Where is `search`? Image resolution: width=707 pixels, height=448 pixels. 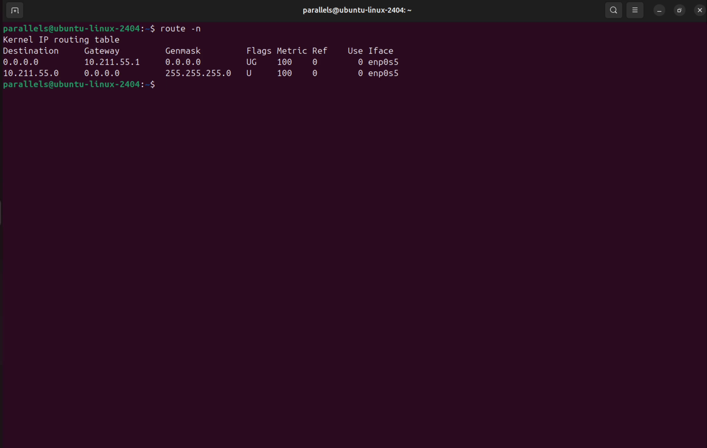
search is located at coordinates (614, 11).